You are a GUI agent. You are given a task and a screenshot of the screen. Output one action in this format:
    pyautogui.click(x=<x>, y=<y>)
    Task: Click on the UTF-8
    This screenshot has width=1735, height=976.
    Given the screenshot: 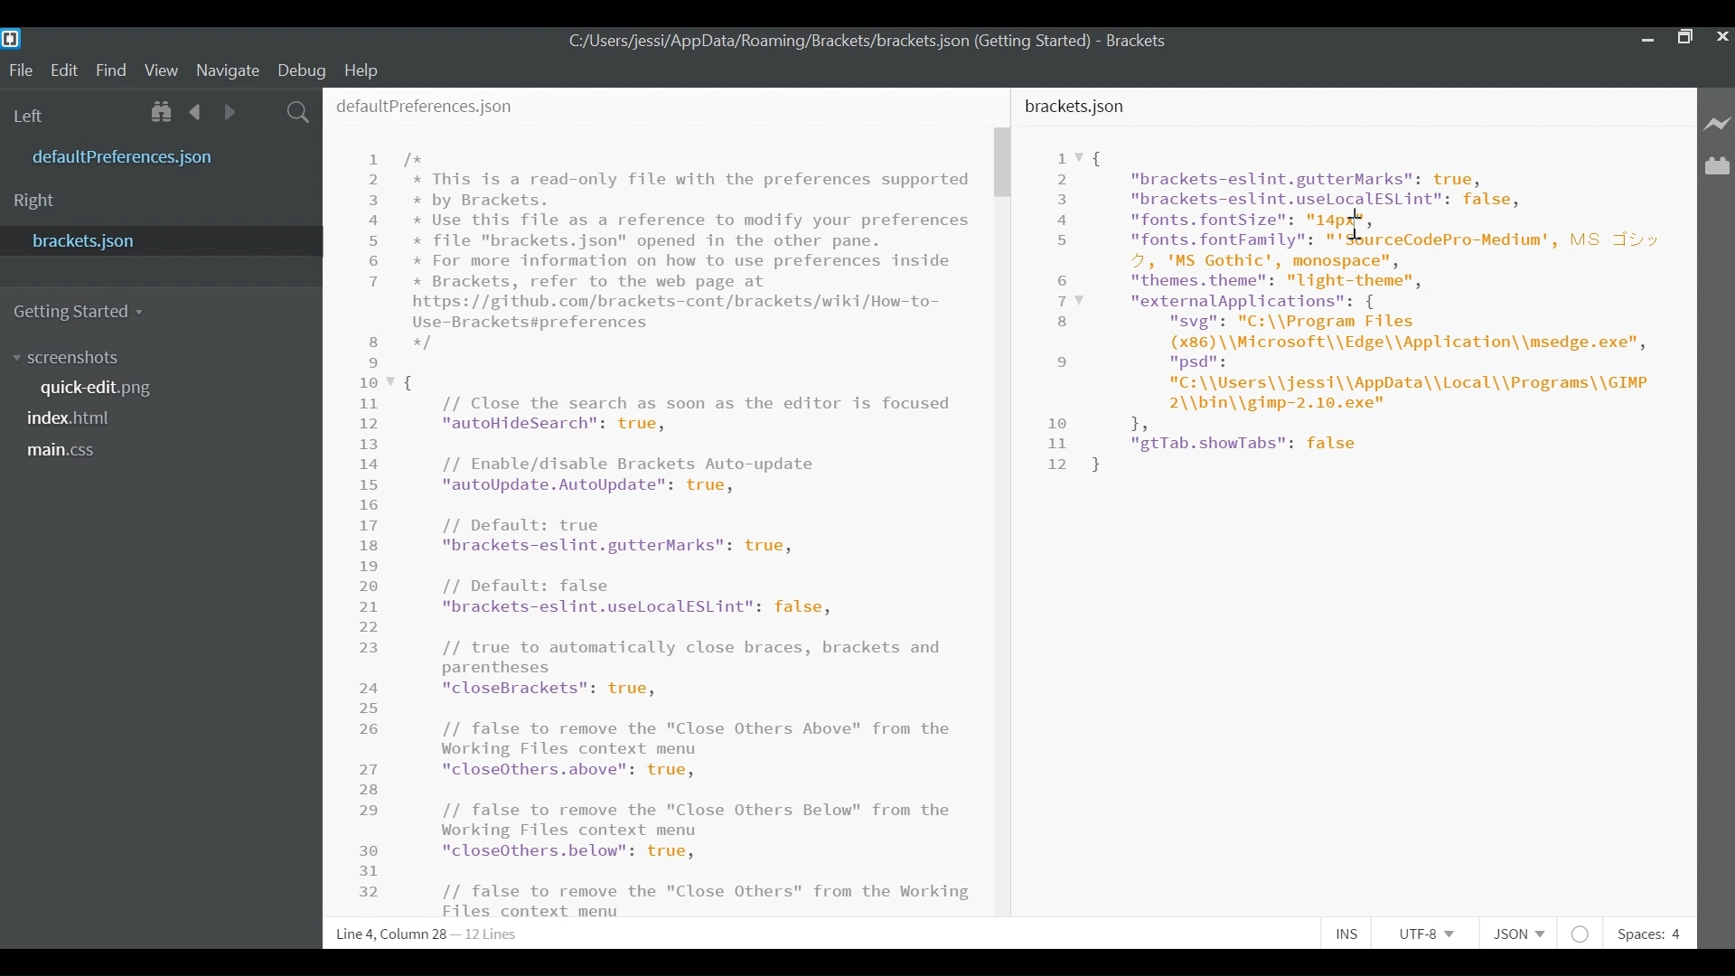 What is the action you would take?
    pyautogui.click(x=1425, y=931)
    